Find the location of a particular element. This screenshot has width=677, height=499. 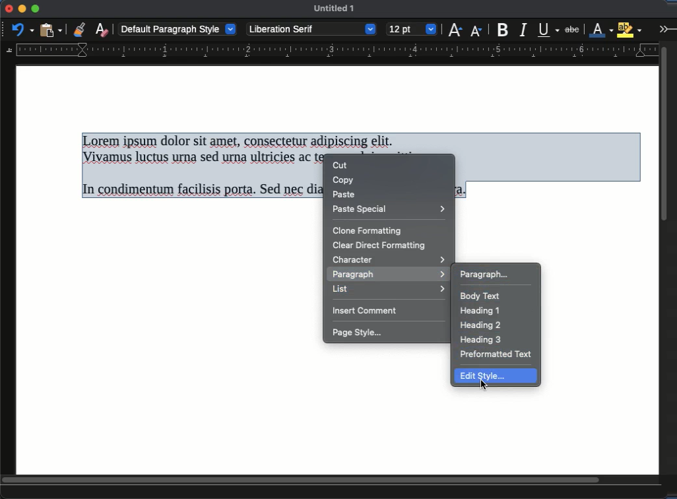

minimize is located at coordinates (22, 9).